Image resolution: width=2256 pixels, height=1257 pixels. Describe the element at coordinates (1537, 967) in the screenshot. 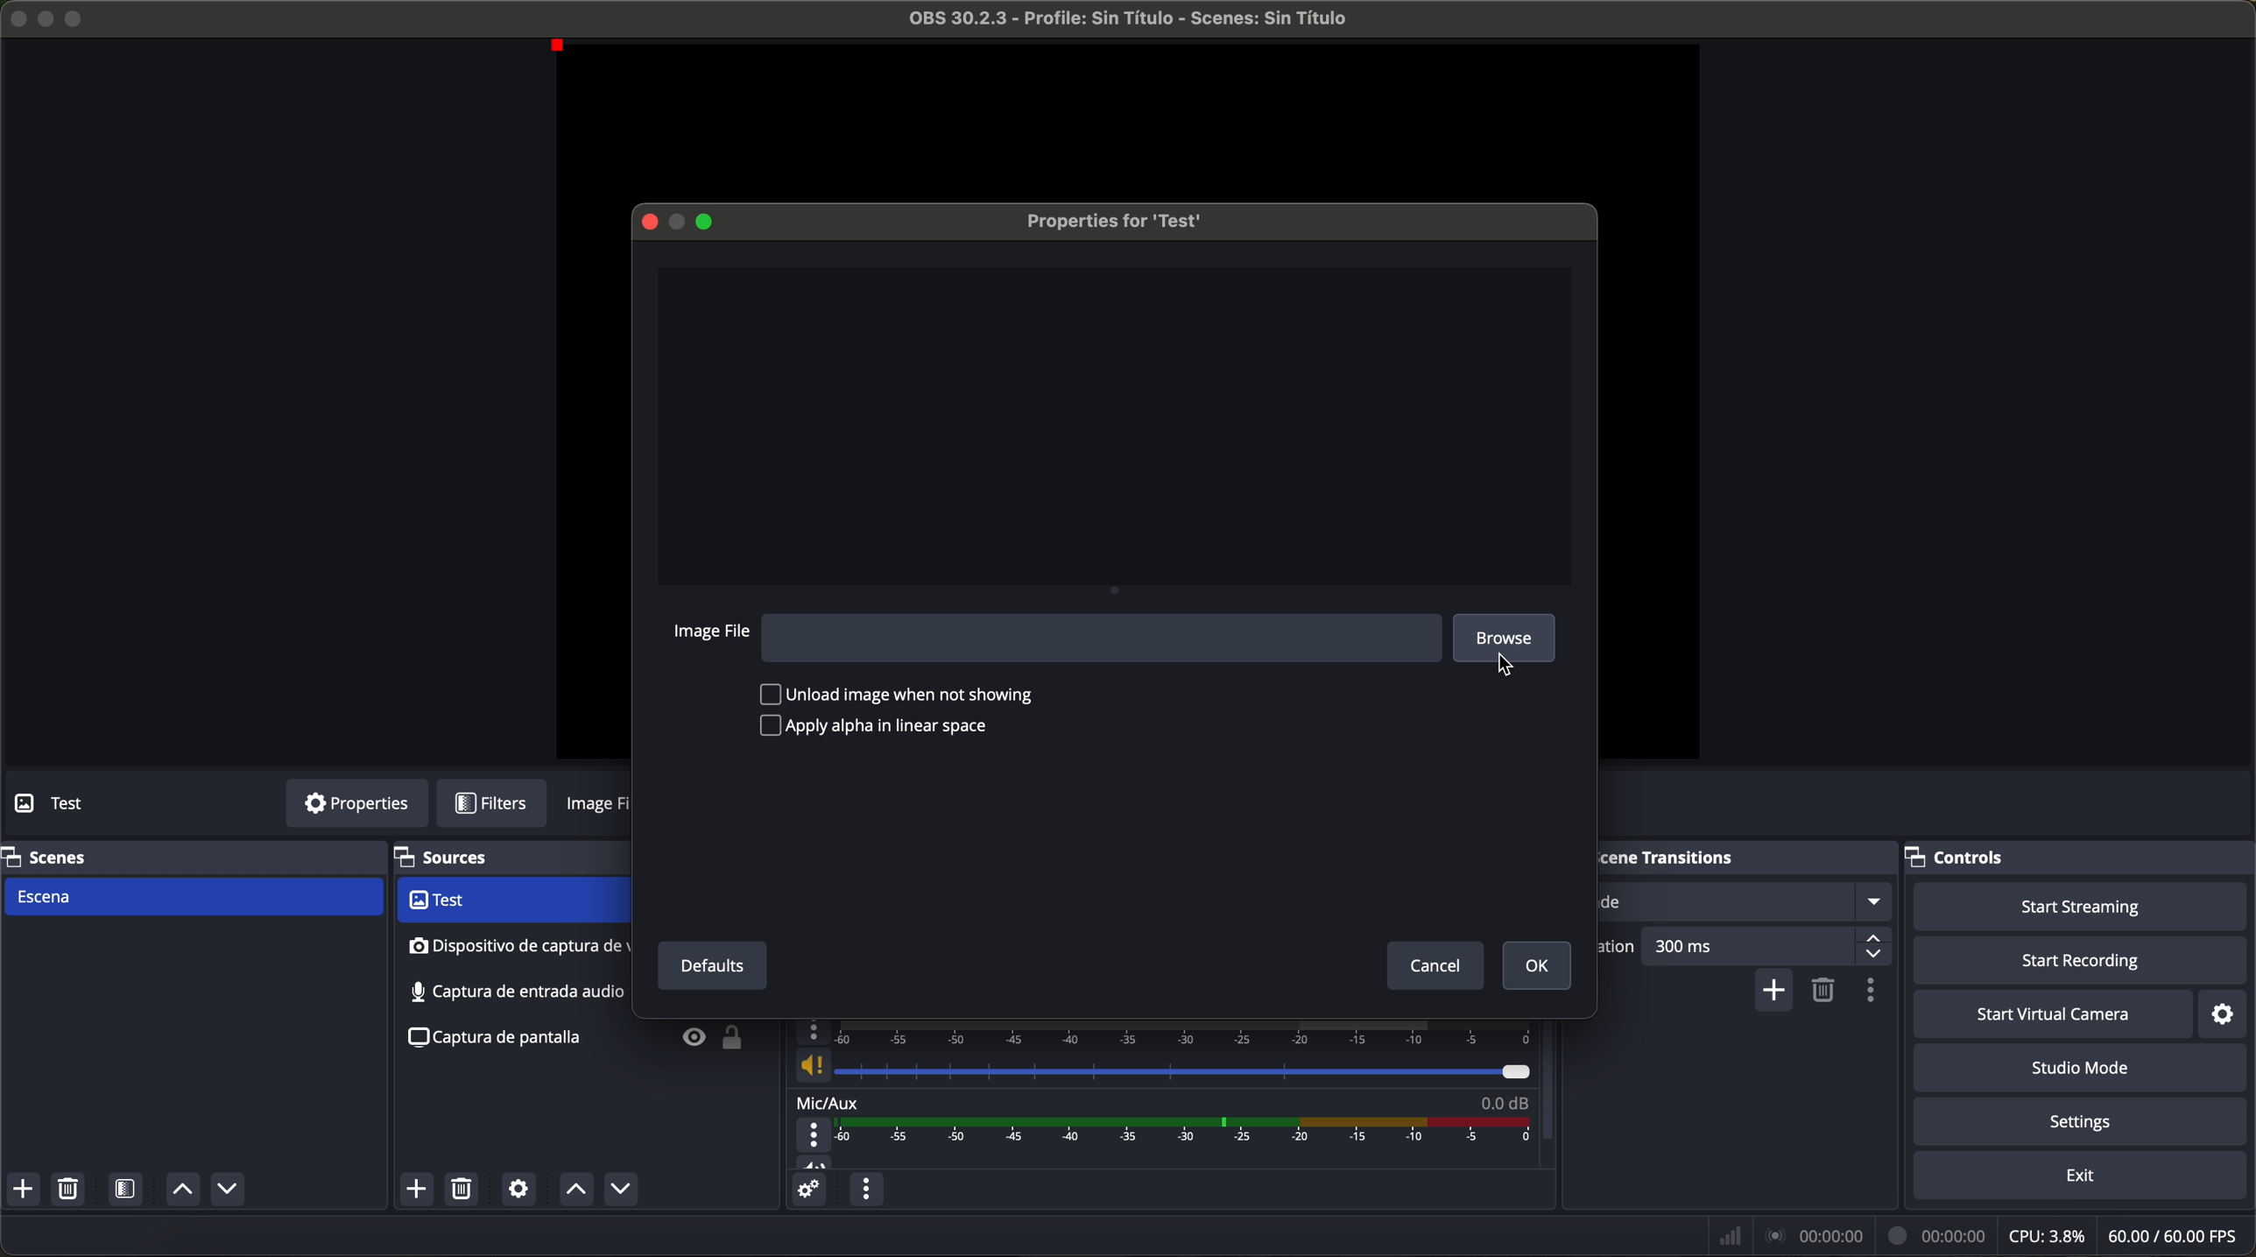

I see `OK` at that location.